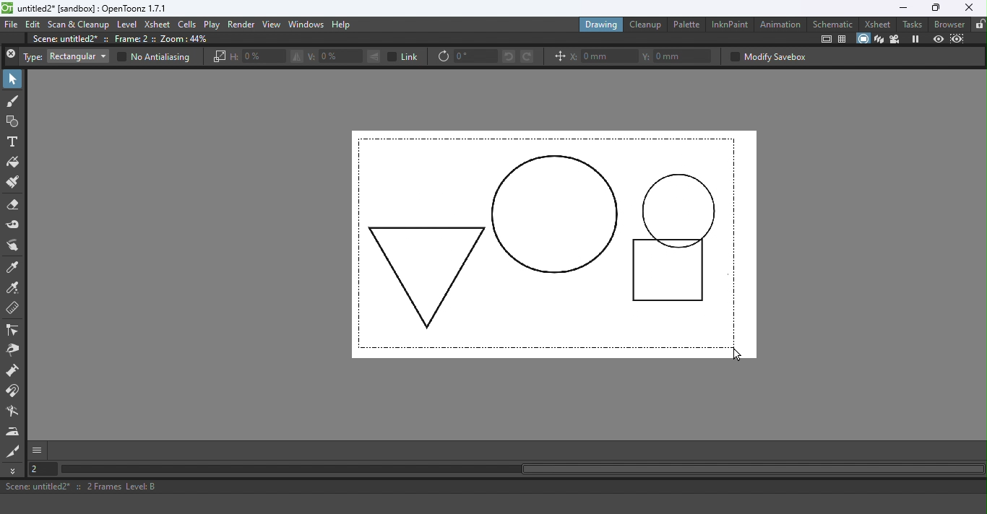 This screenshot has height=514, width=987. What do you see at coordinates (16, 205) in the screenshot?
I see `Eraser tool` at bounding box center [16, 205].